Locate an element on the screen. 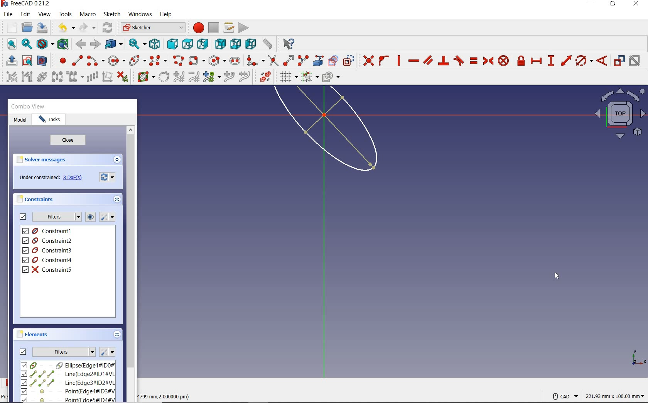  open is located at coordinates (27, 28).